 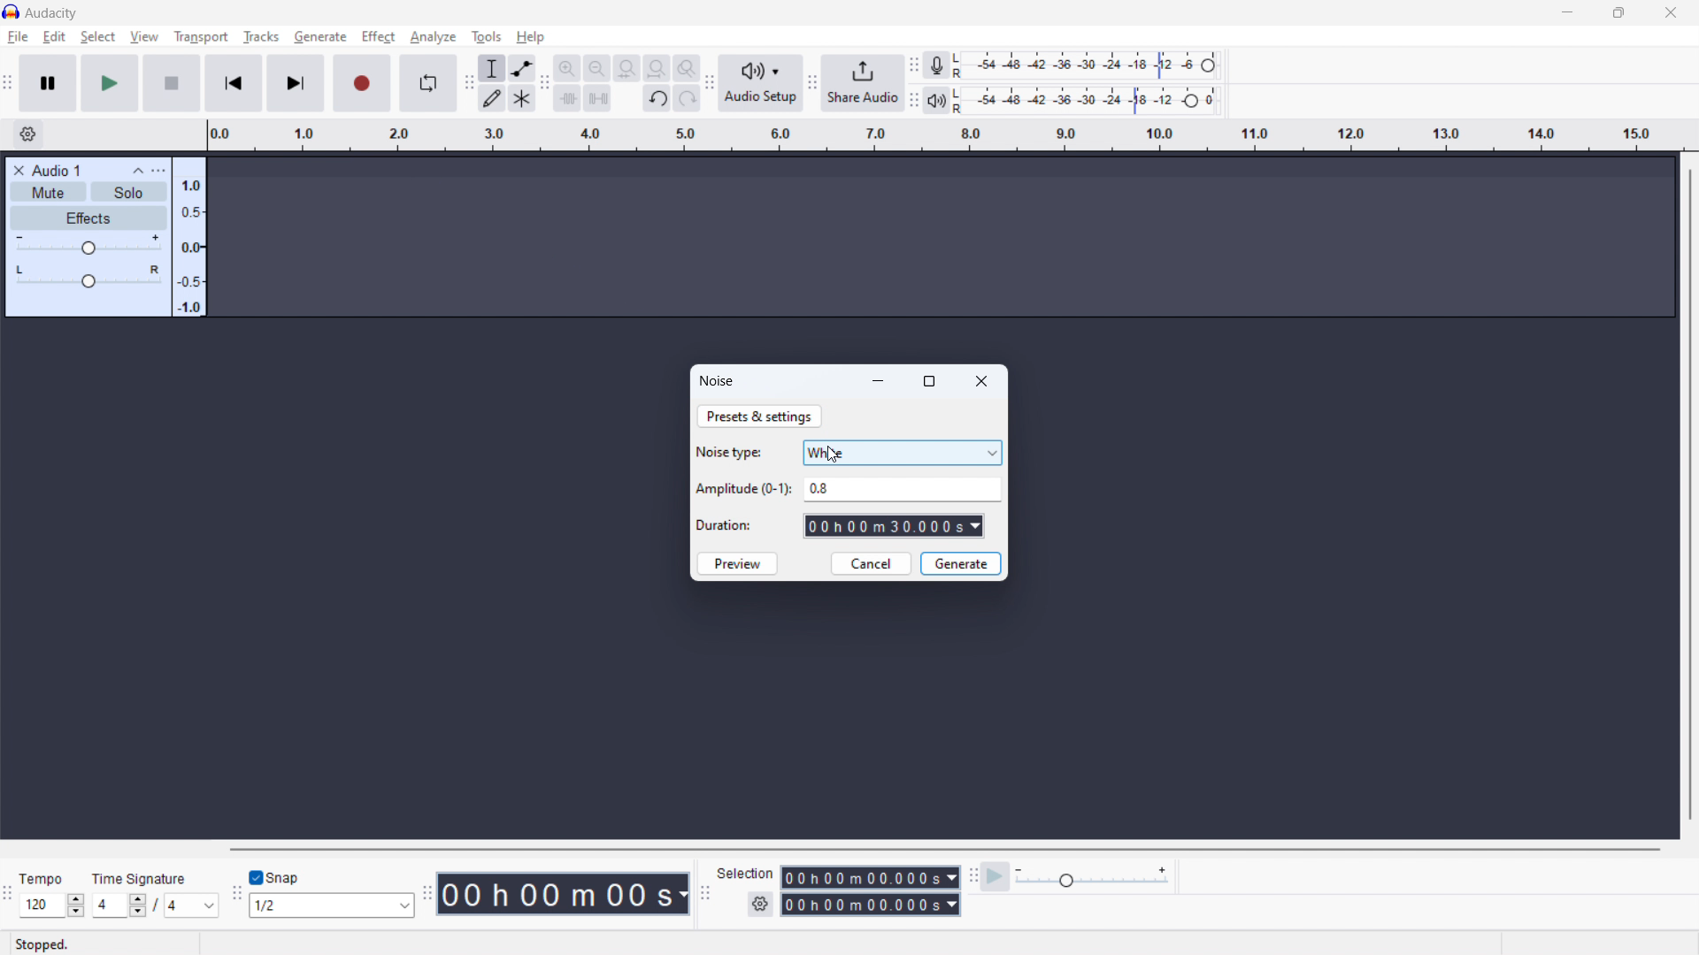 What do you see at coordinates (27, 135) in the screenshot?
I see `timeline settings` at bounding box center [27, 135].